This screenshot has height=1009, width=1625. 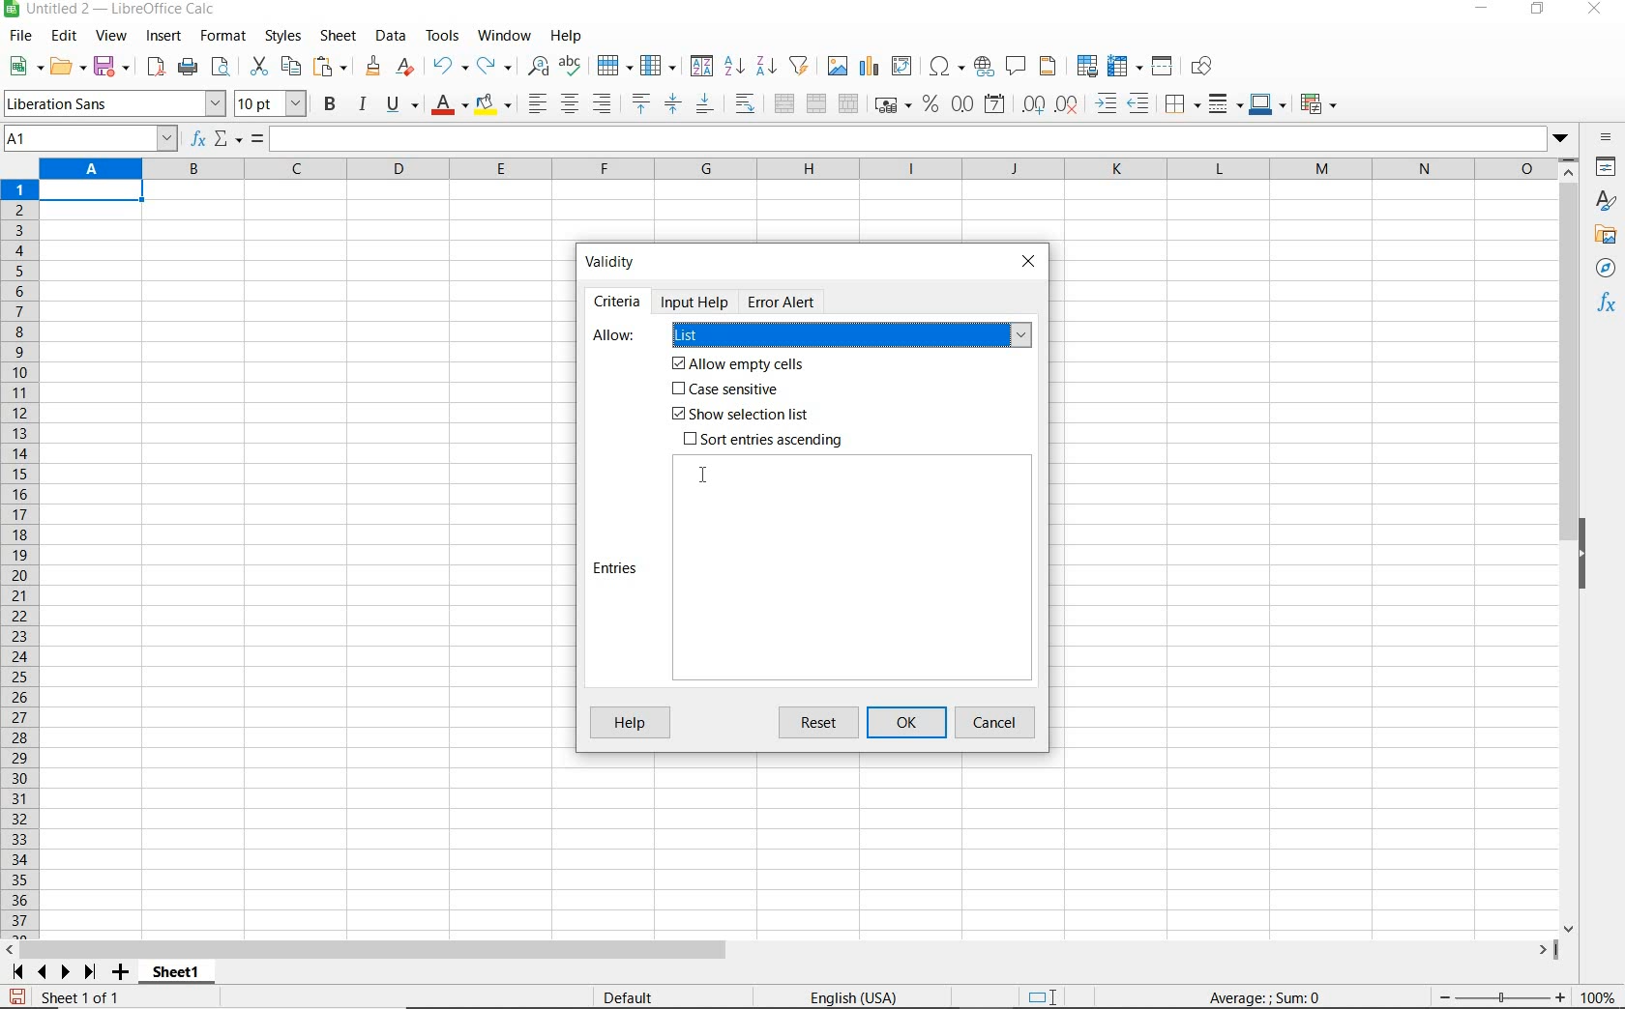 I want to click on Allow empty cells, so click(x=740, y=364).